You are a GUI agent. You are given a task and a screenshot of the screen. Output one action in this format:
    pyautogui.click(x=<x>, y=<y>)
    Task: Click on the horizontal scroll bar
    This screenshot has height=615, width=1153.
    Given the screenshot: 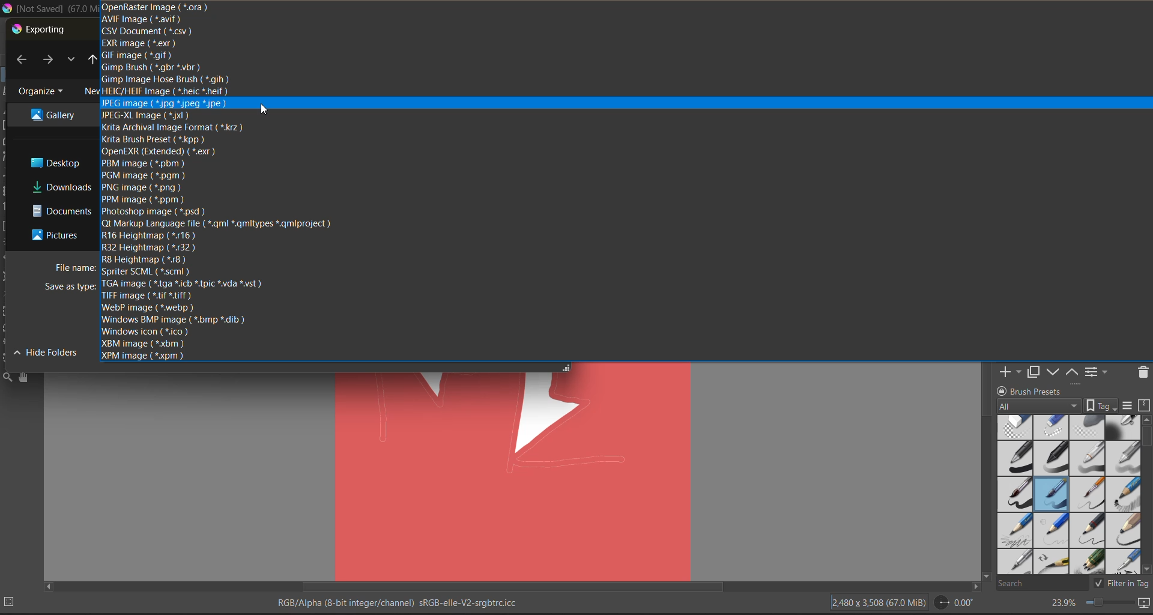 What is the action you would take?
    pyautogui.click(x=512, y=587)
    